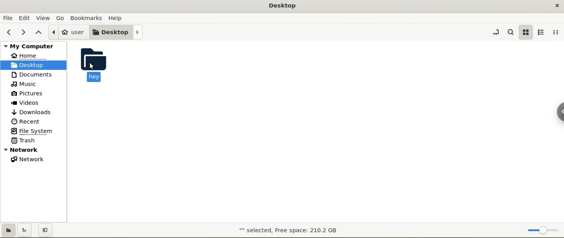  I want to click on previous, so click(9, 31).